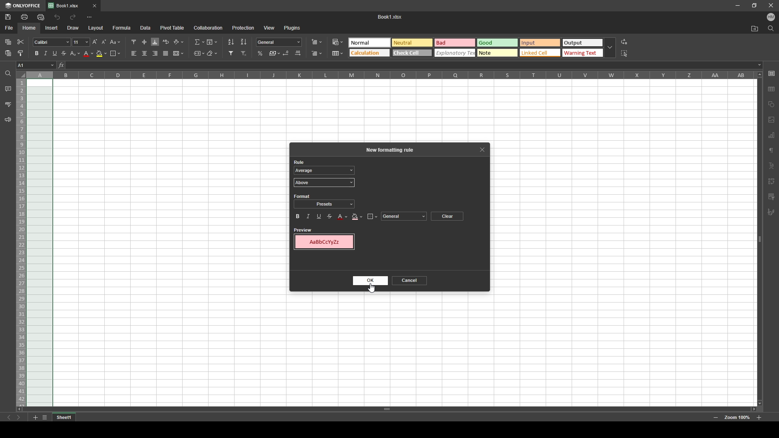 This screenshot has height=438, width=779. I want to click on plugins, so click(293, 27).